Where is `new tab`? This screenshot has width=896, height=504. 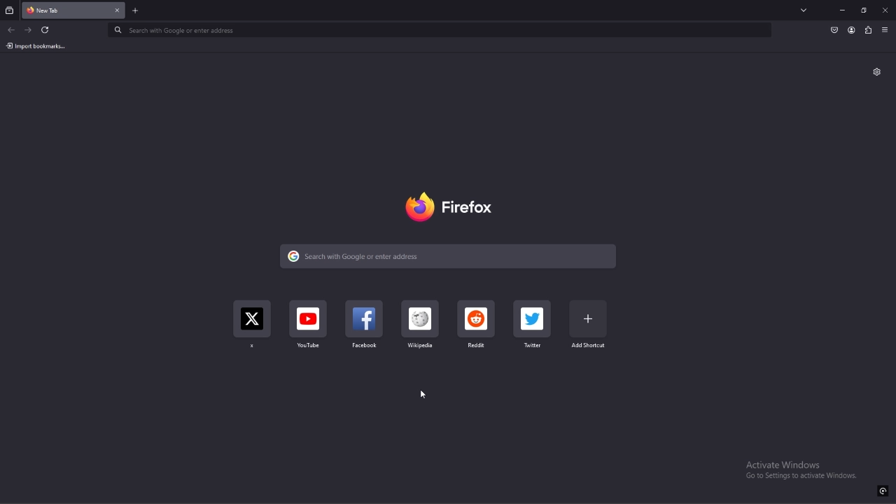
new tab is located at coordinates (136, 11).